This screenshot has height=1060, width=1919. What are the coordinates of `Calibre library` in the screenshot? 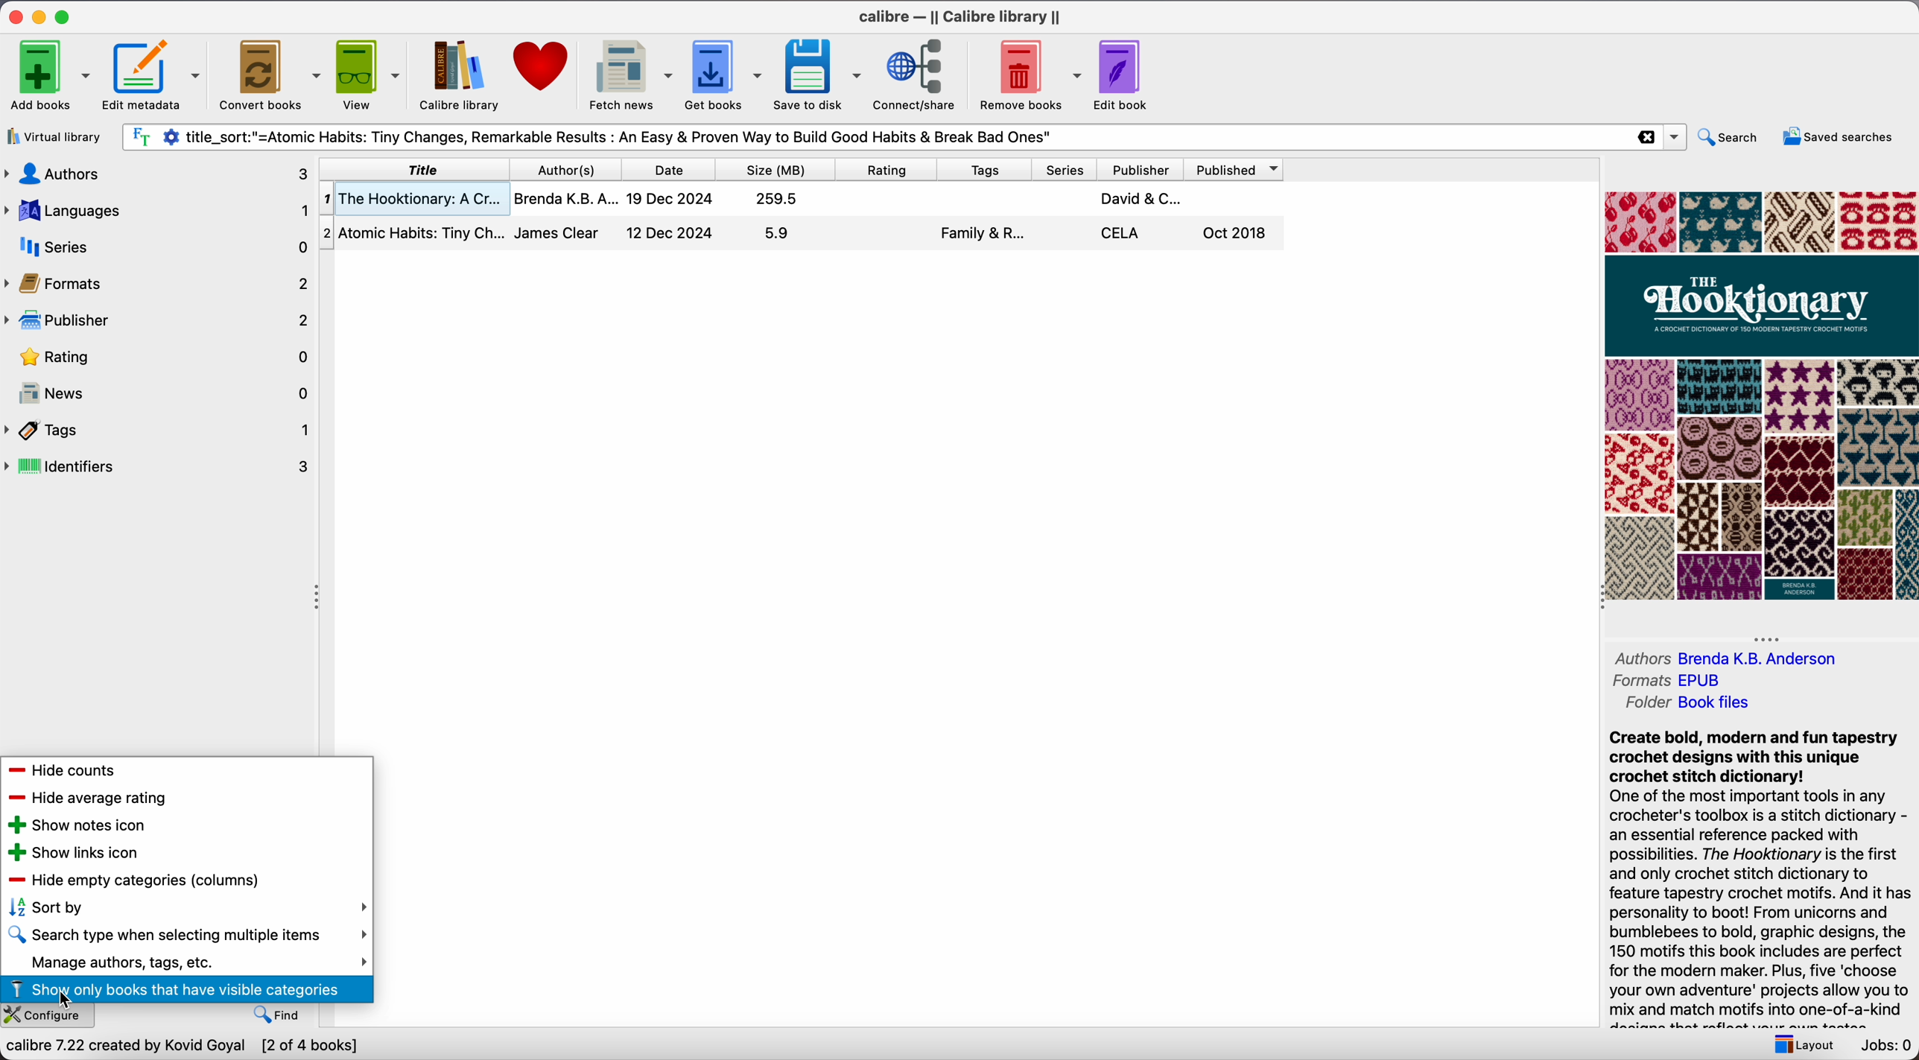 It's located at (459, 76).